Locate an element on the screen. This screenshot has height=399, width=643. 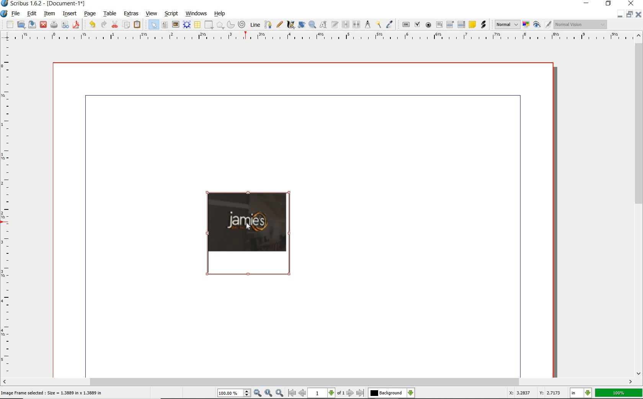
cursor is located at coordinates (249, 227).